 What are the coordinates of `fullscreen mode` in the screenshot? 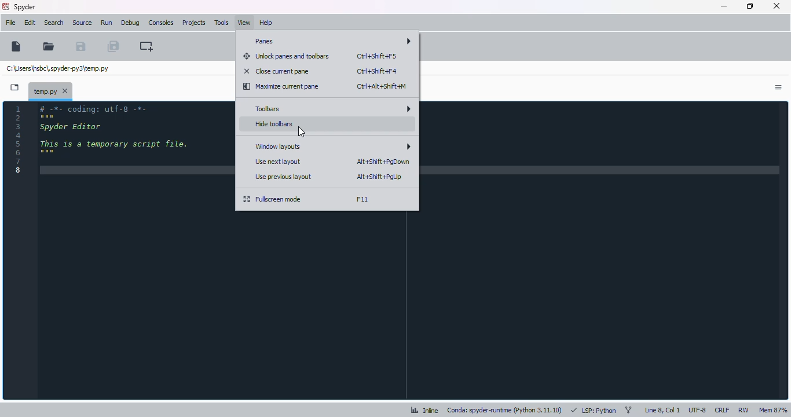 It's located at (272, 199).